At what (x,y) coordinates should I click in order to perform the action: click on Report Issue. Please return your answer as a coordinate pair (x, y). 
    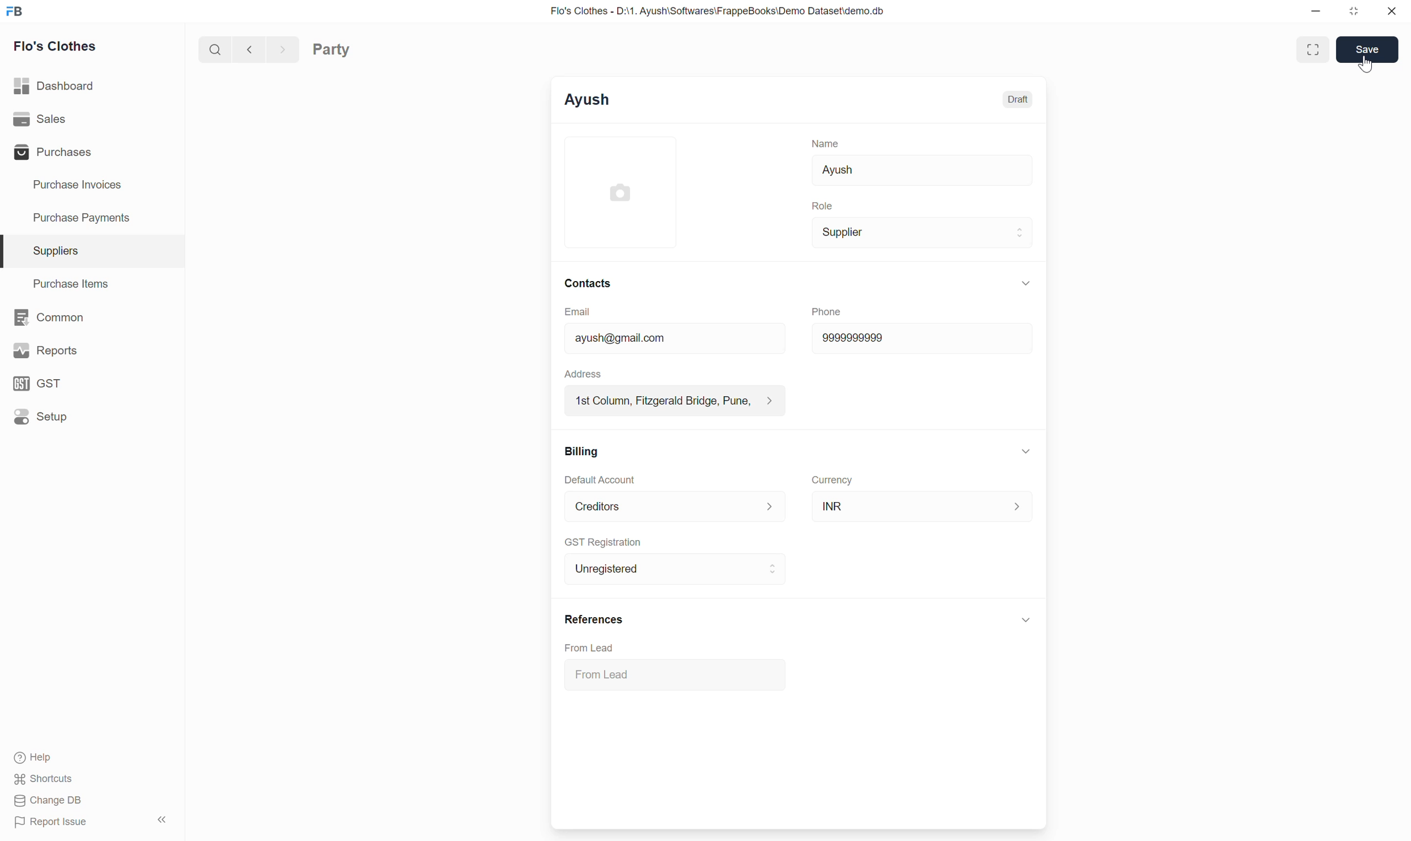
    Looking at the image, I should click on (53, 822).